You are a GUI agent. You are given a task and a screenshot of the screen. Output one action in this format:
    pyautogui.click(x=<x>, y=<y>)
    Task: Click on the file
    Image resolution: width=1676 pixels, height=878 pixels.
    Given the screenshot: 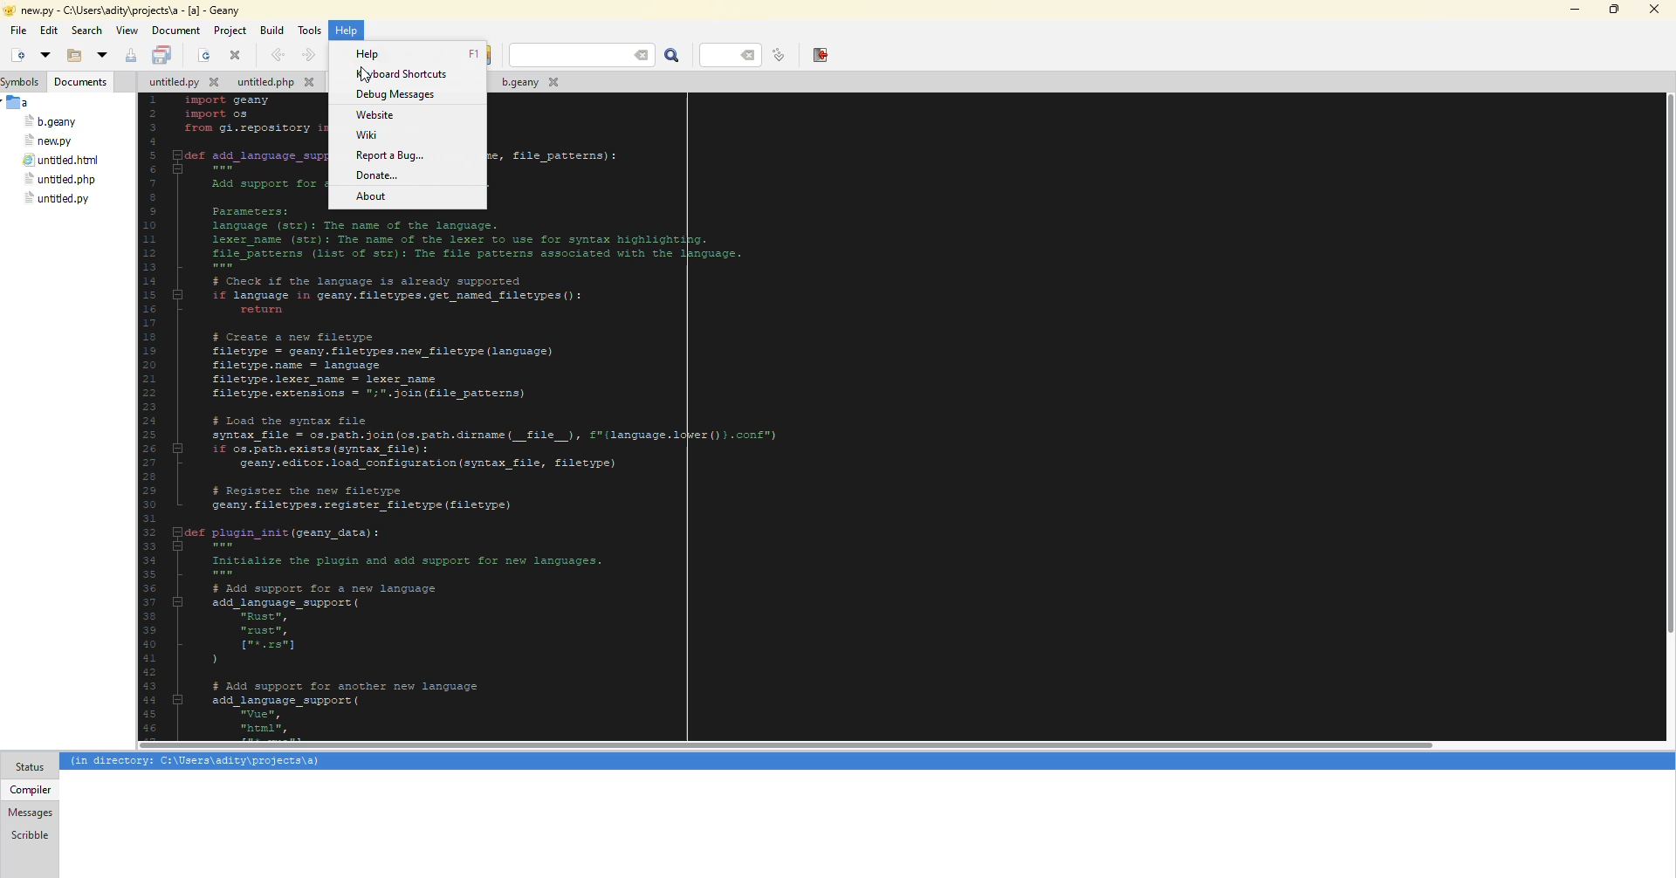 What is the action you would take?
    pyautogui.click(x=275, y=84)
    